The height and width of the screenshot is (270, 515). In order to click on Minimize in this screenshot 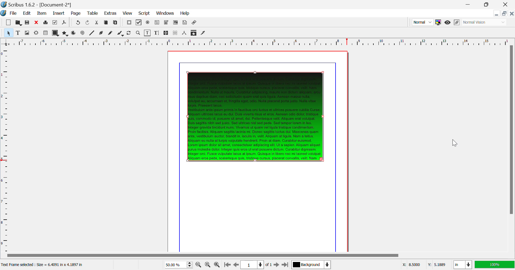, I will do `click(505, 13)`.